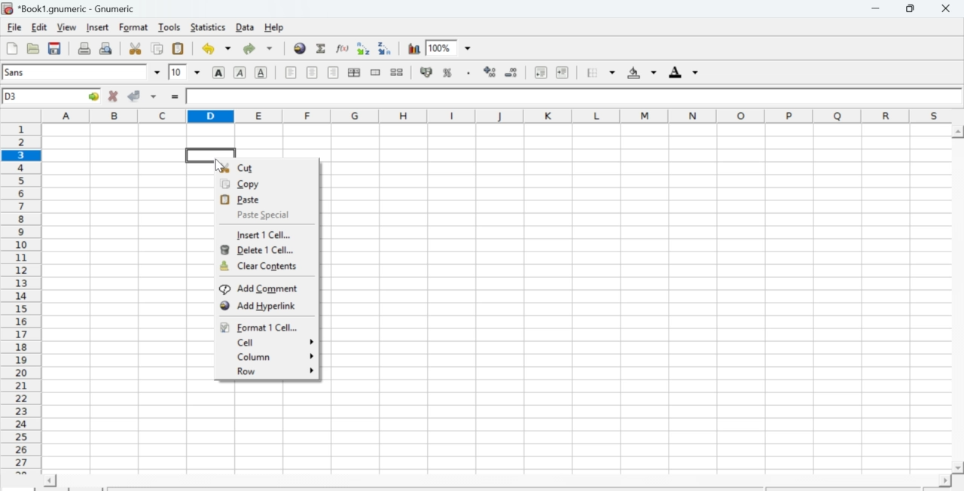 This screenshot has height=491, width=964. I want to click on Active cell, so click(53, 96).